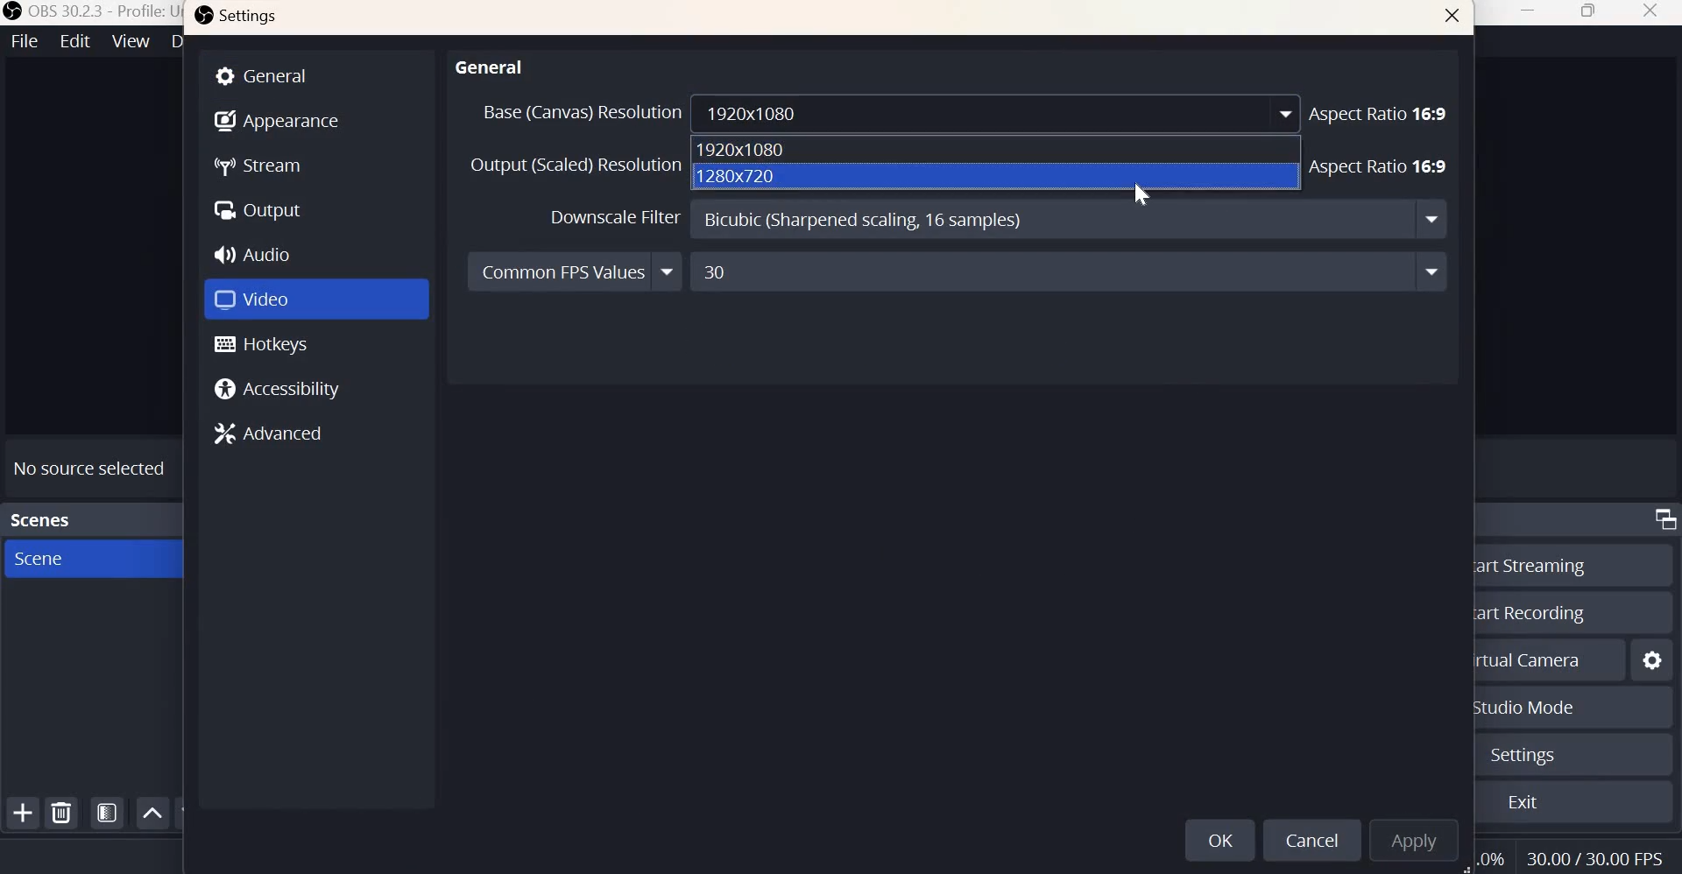 The width and height of the screenshot is (1682, 874). I want to click on File, so click(23, 41).